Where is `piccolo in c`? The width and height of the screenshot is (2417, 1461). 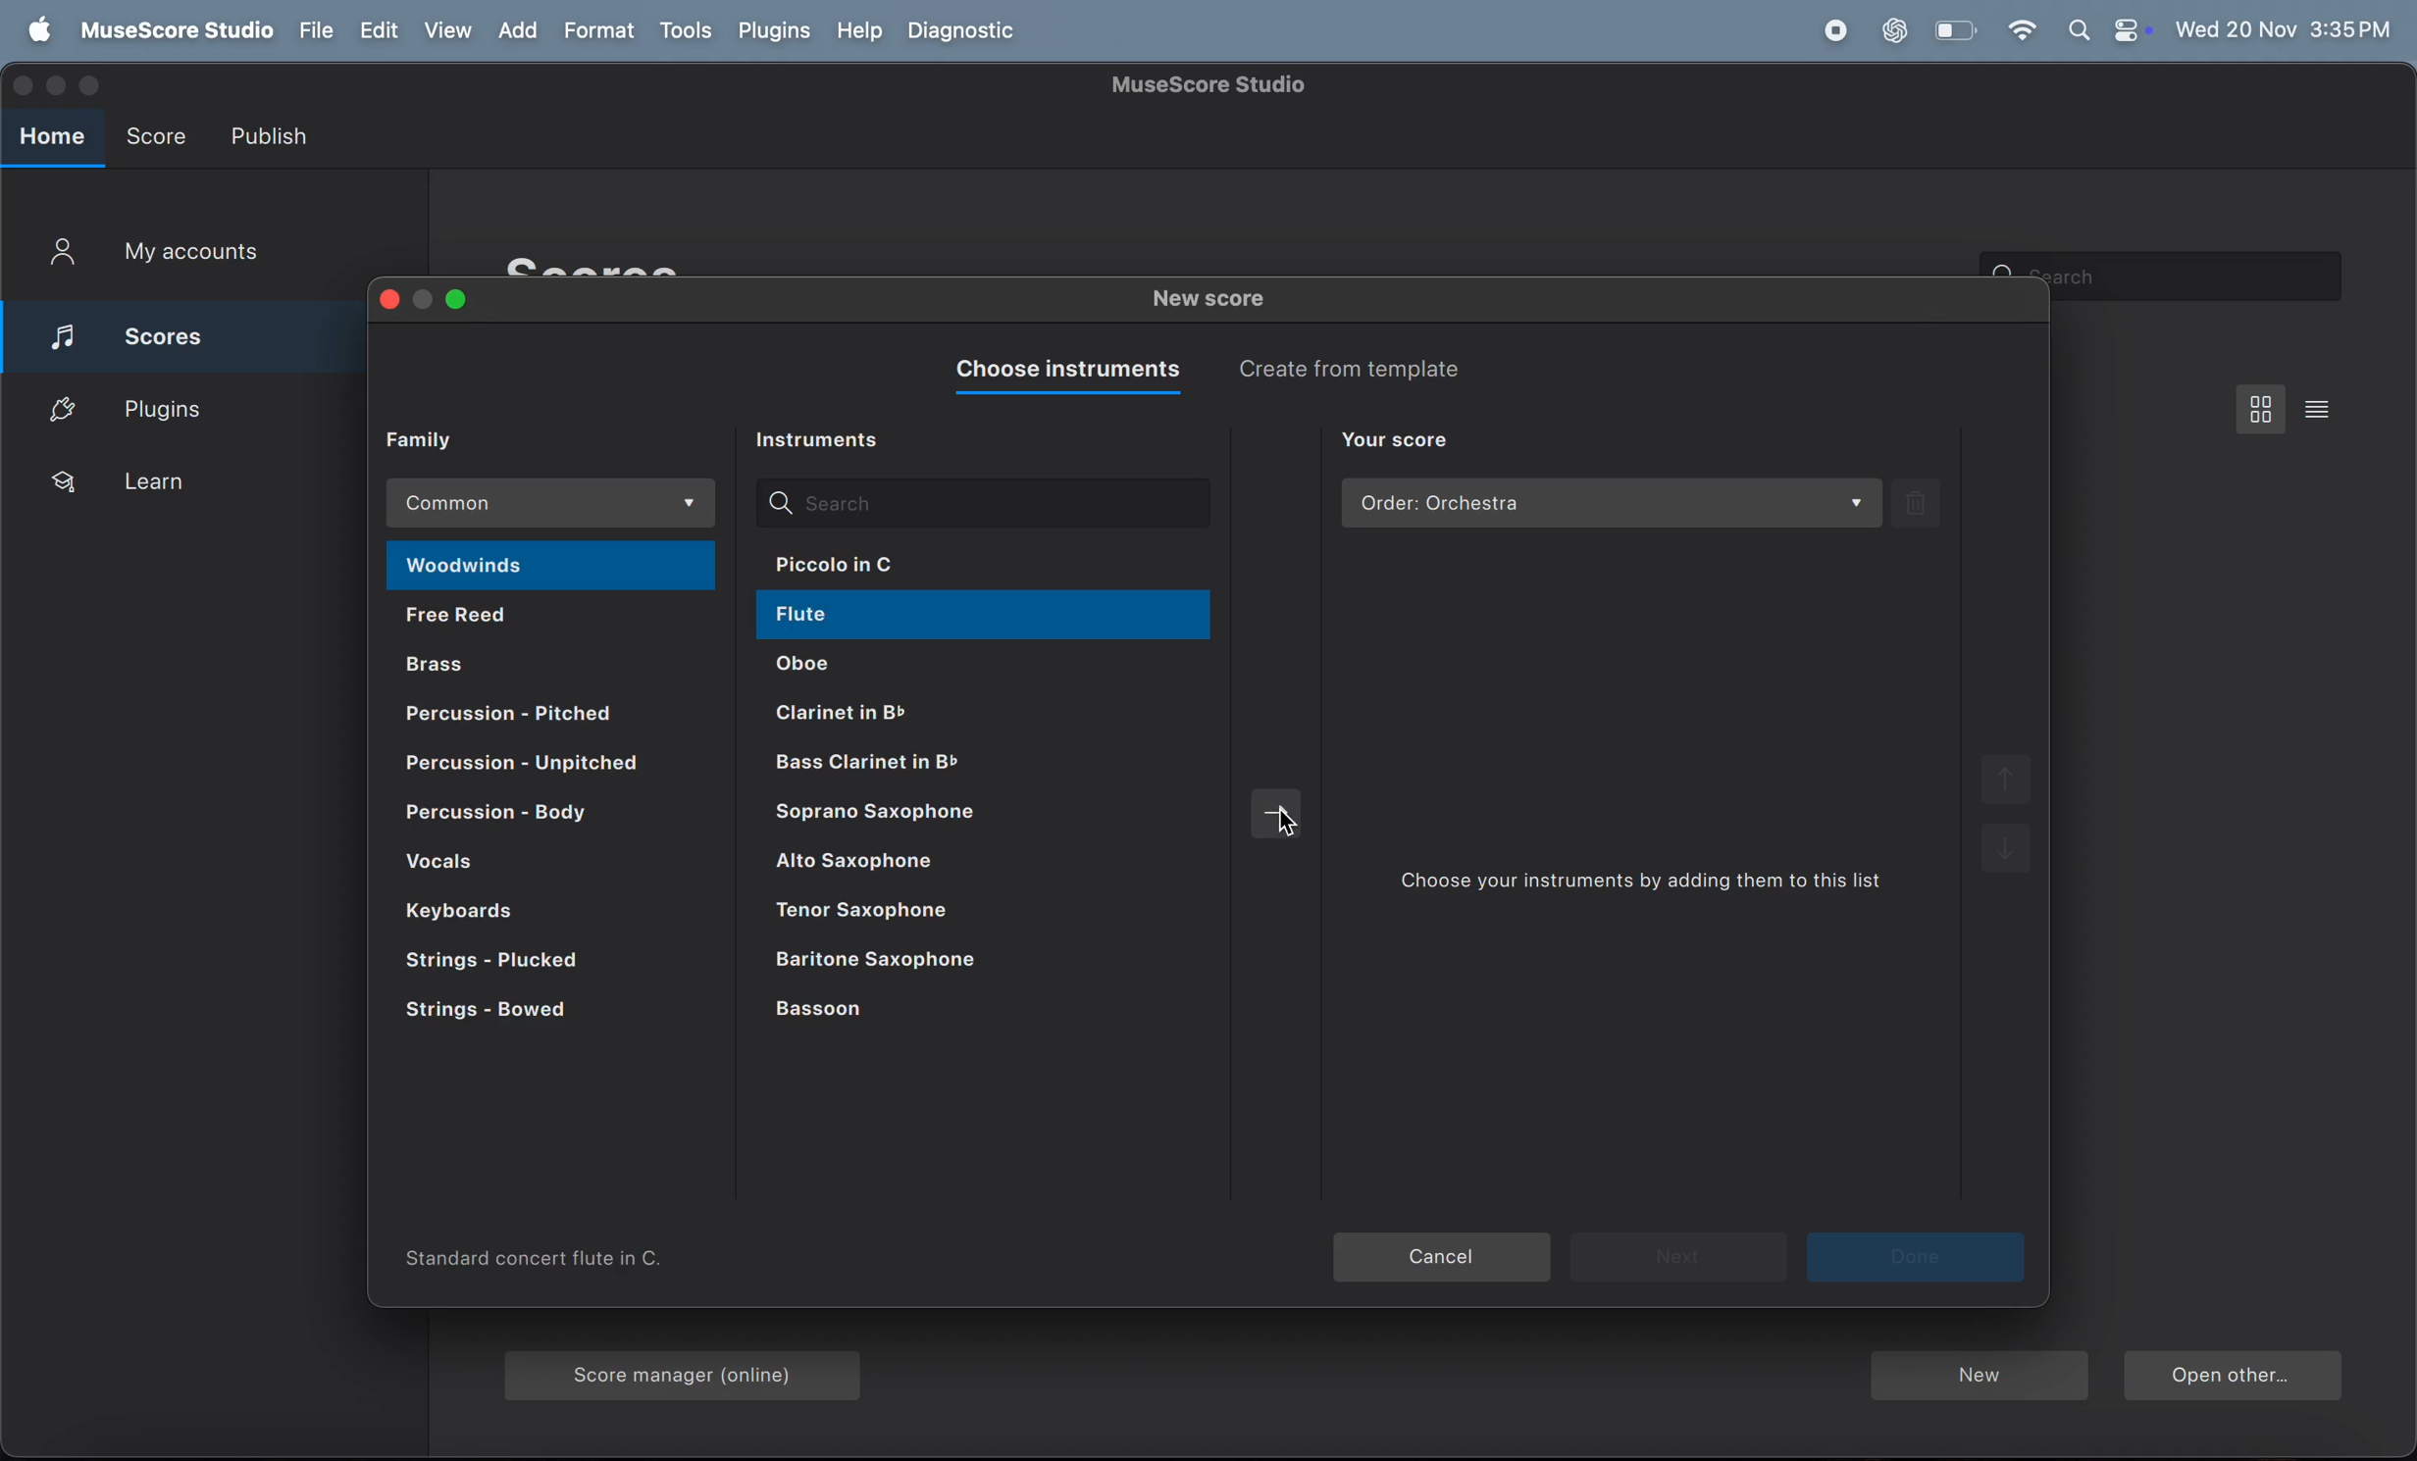
piccolo in c is located at coordinates (910, 563).